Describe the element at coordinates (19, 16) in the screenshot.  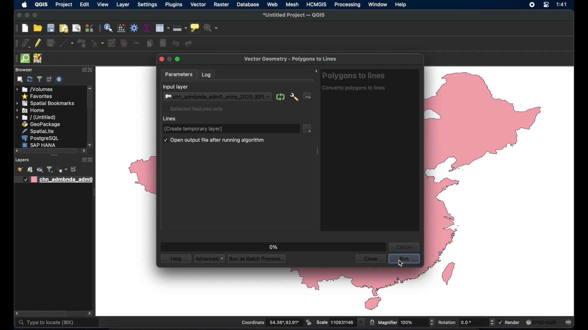
I see `close` at that location.